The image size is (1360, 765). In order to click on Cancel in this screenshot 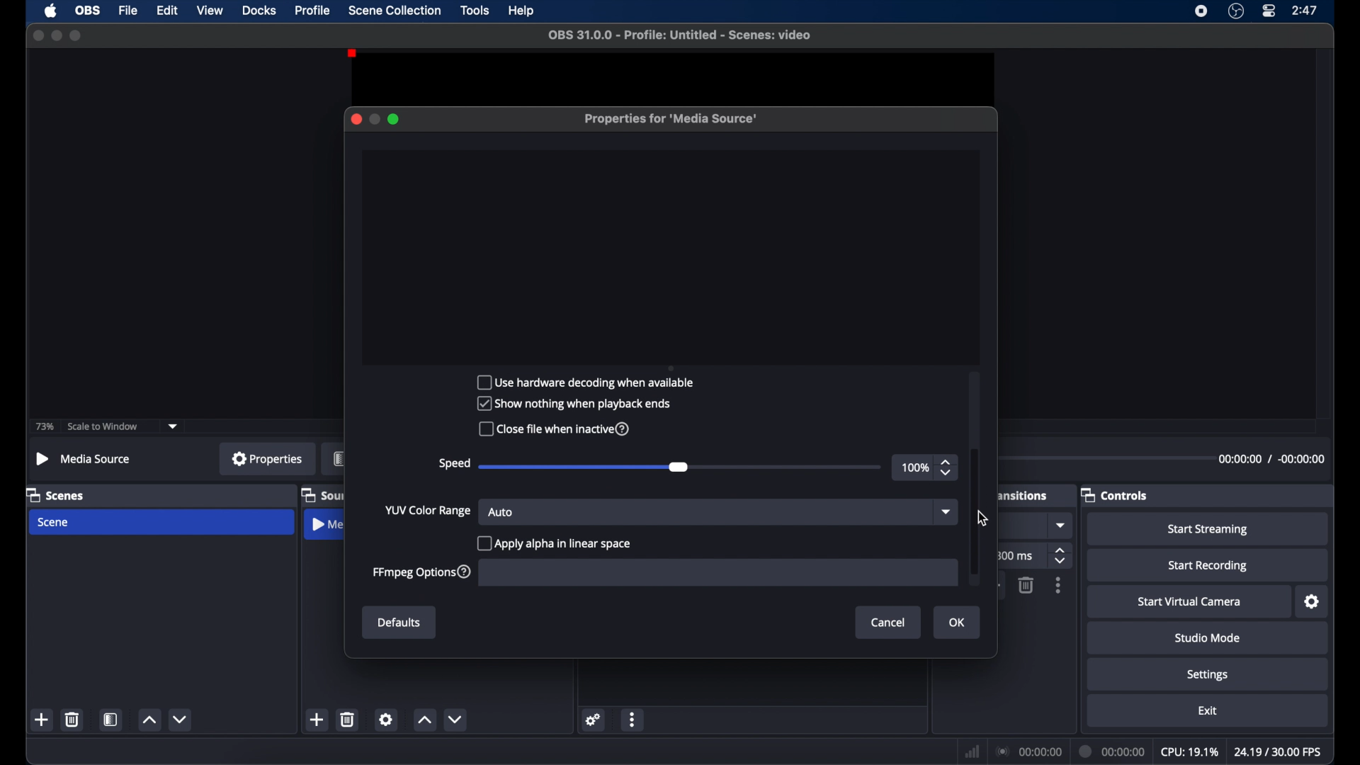, I will do `click(887, 622)`.